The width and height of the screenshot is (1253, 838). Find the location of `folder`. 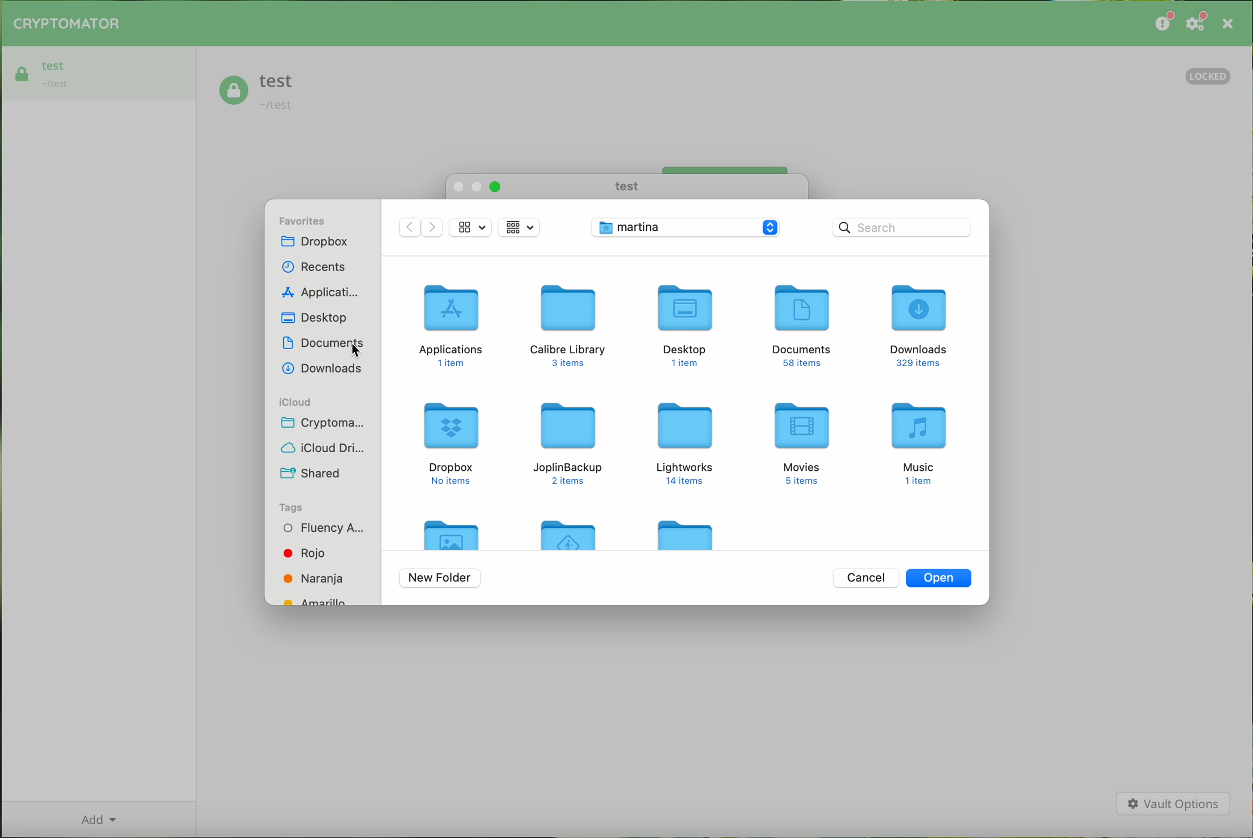

folder is located at coordinates (572, 532).